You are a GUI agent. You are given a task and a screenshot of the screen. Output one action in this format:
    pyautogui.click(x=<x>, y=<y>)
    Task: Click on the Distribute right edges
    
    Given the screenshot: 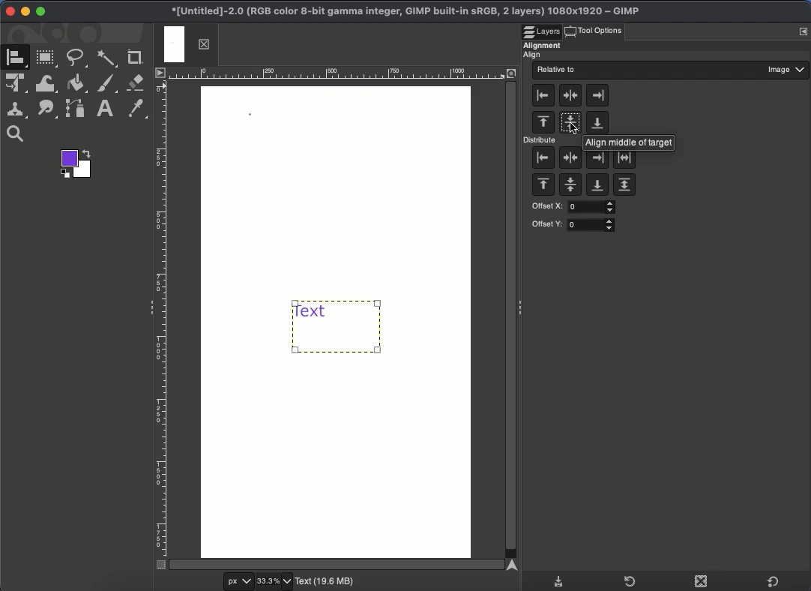 What is the action you would take?
    pyautogui.click(x=597, y=157)
    